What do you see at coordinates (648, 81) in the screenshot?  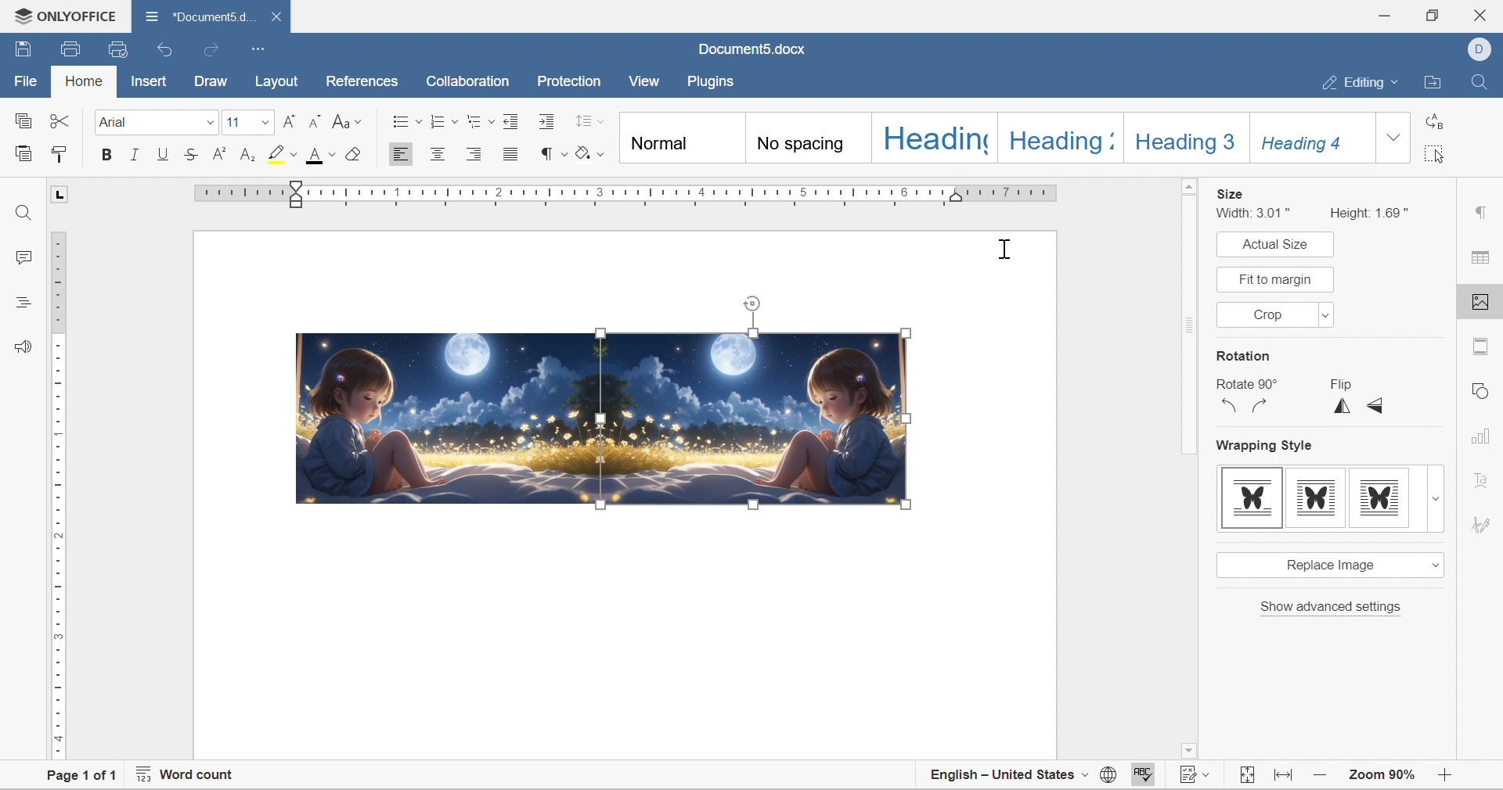 I see `view` at bounding box center [648, 81].